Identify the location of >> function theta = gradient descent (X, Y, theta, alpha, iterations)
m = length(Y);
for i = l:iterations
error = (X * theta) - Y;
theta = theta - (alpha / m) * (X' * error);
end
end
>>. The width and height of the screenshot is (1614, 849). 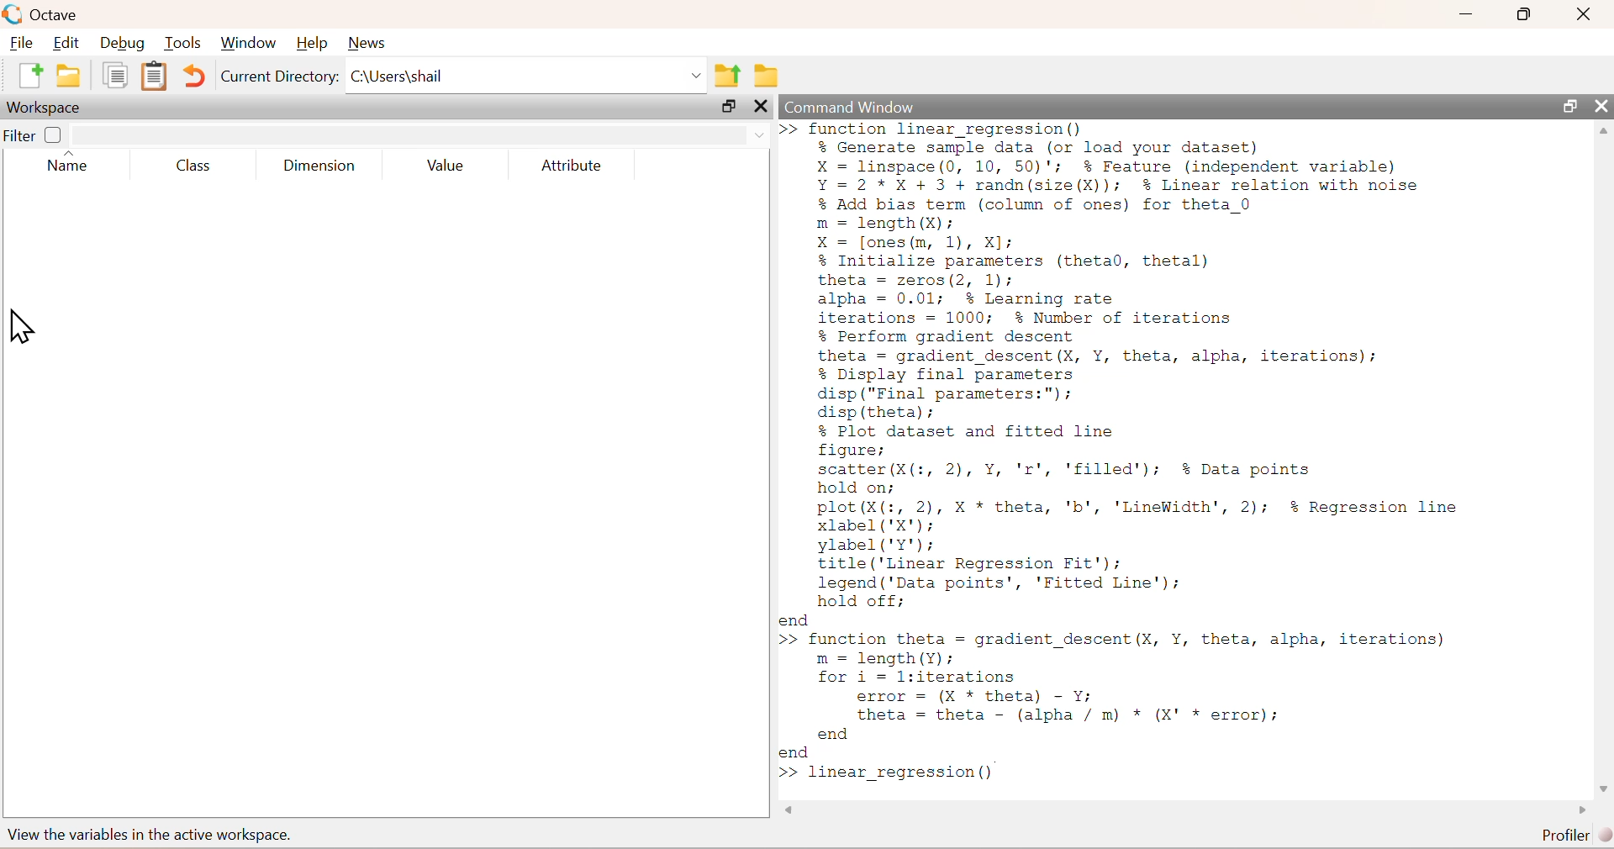
(1122, 704).